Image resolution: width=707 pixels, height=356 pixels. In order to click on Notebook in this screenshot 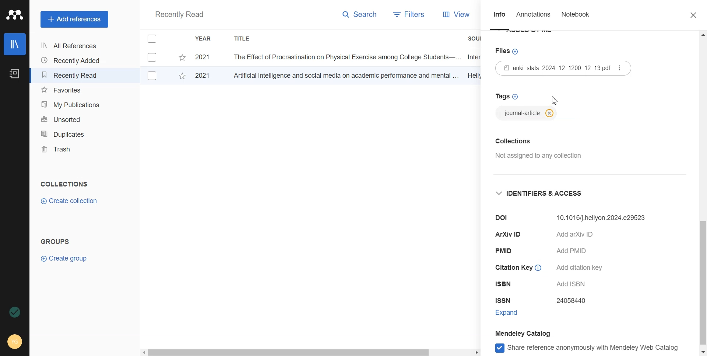, I will do `click(575, 16)`.